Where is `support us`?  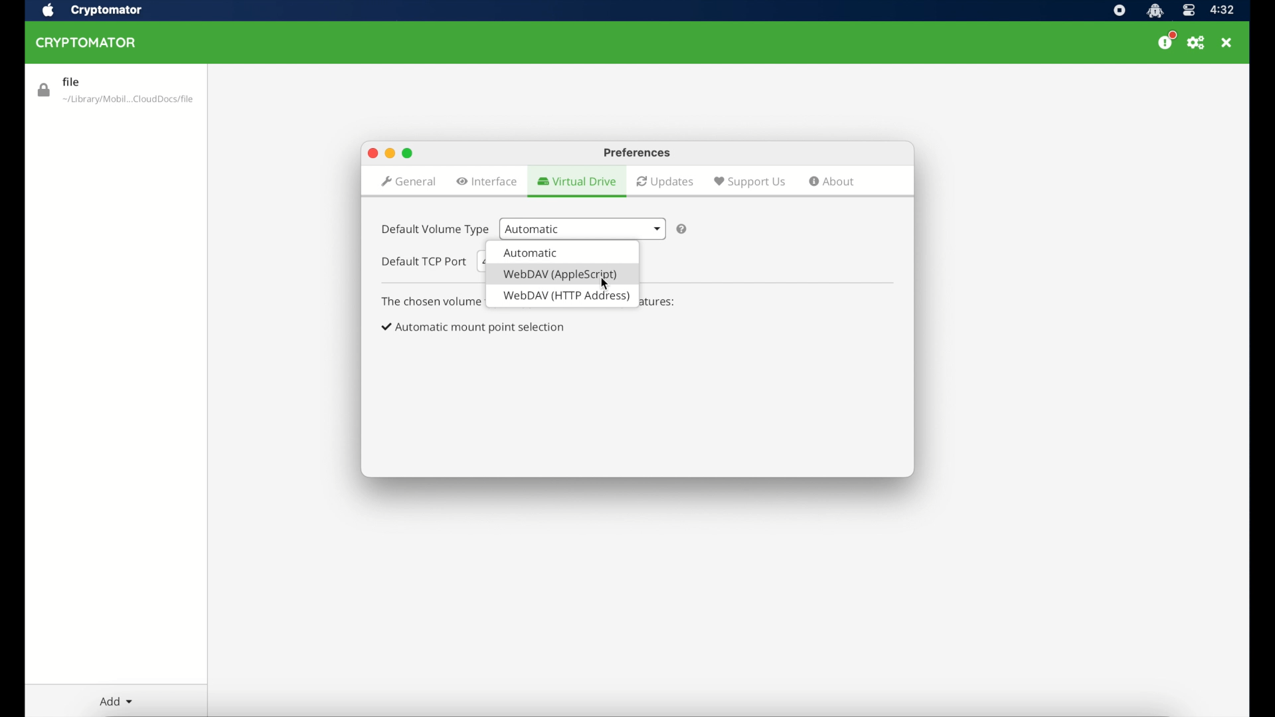 support us is located at coordinates (749, 181).